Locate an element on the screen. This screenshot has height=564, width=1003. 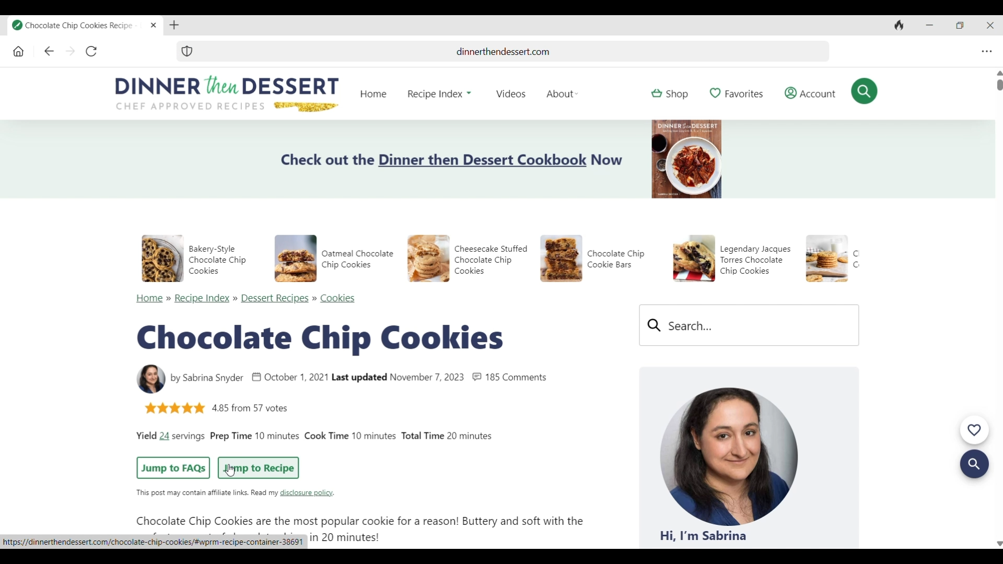
disclosure policy. is located at coordinates (309, 493).